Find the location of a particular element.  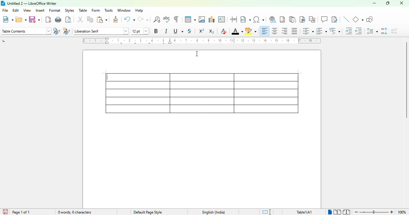

page style is located at coordinates (148, 212).